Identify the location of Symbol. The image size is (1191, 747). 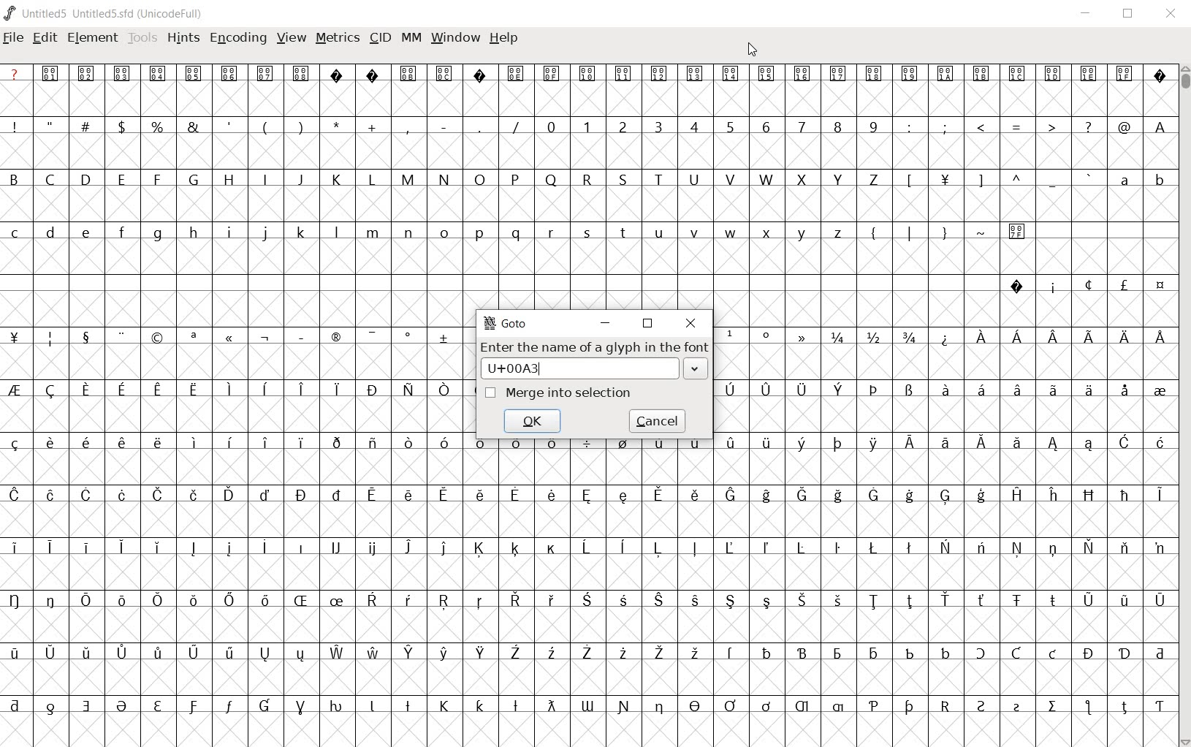
(909, 391).